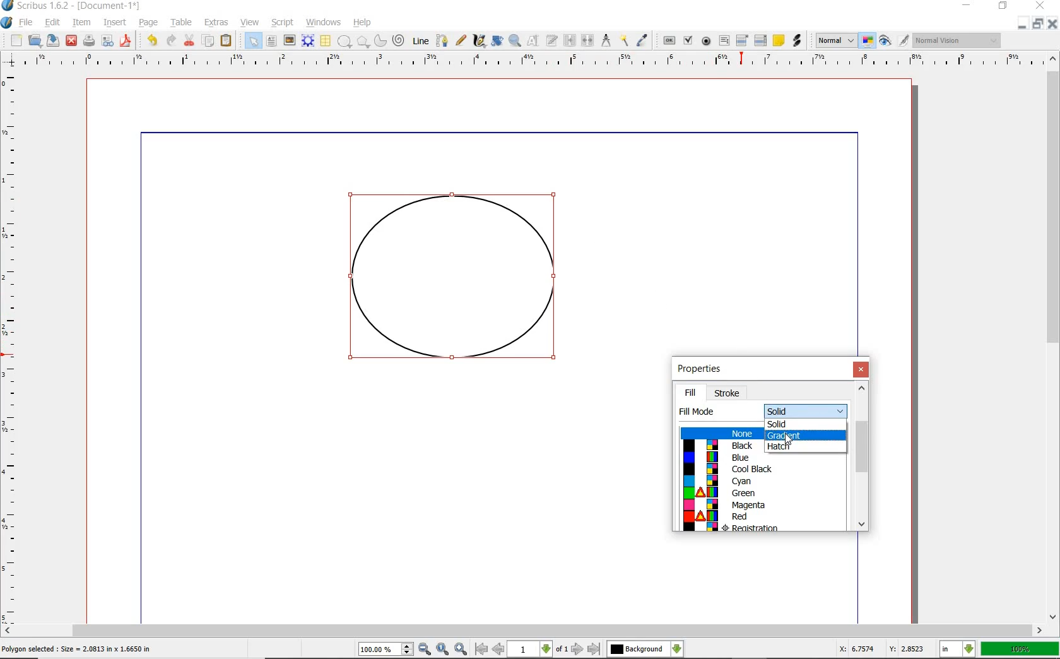 This screenshot has height=659, width=1060. What do you see at coordinates (387, 650) in the screenshot?
I see `zoom ` at bounding box center [387, 650].